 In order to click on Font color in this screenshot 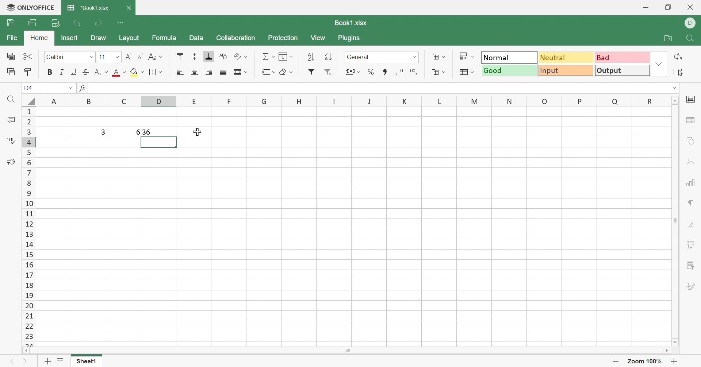, I will do `click(119, 72)`.